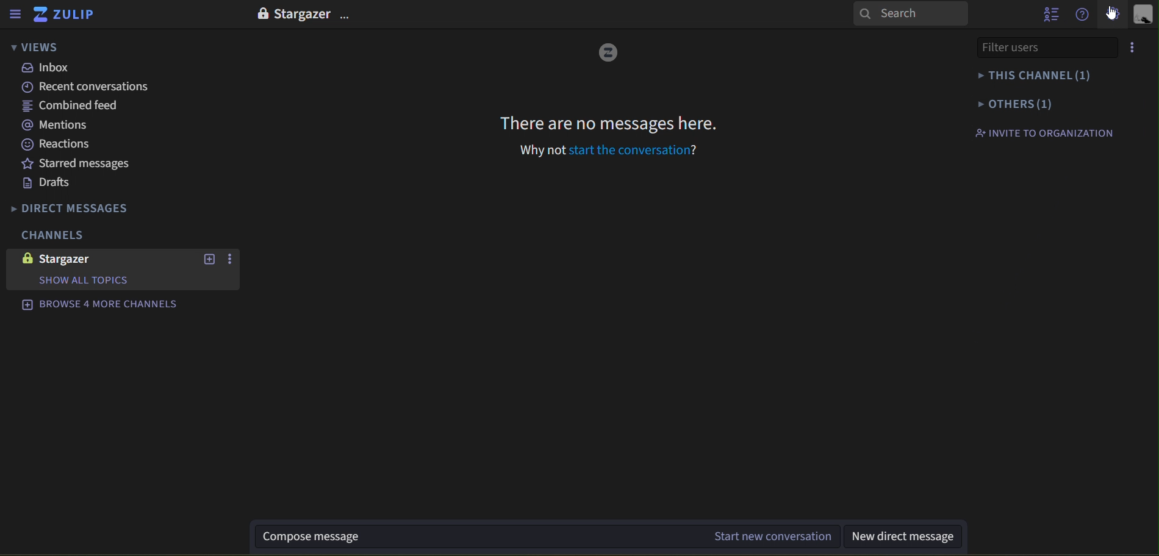 The image size is (1159, 556). What do you see at coordinates (72, 106) in the screenshot?
I see `combined feed` at bounding box center [72, 106].